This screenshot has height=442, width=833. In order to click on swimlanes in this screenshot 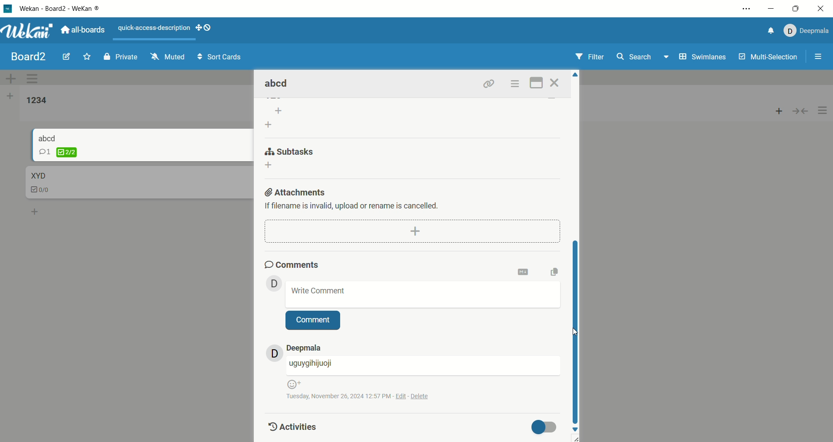, I will do `click(704, 58)`.